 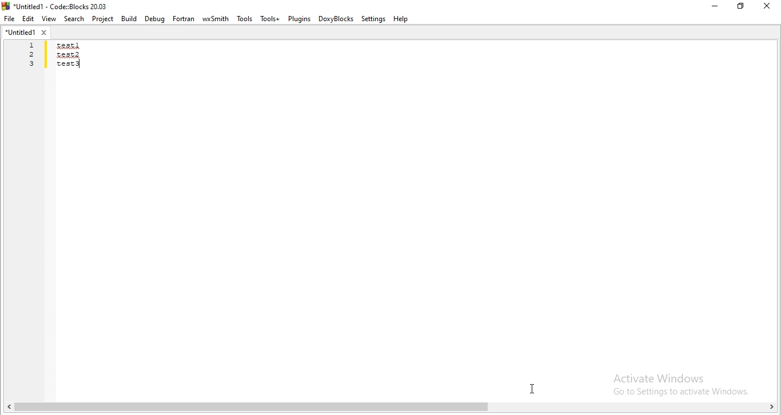 What do you see at coordinates (298, 19) in the screenshot?
I see `Plugins ` at bounding box center [298, 19].